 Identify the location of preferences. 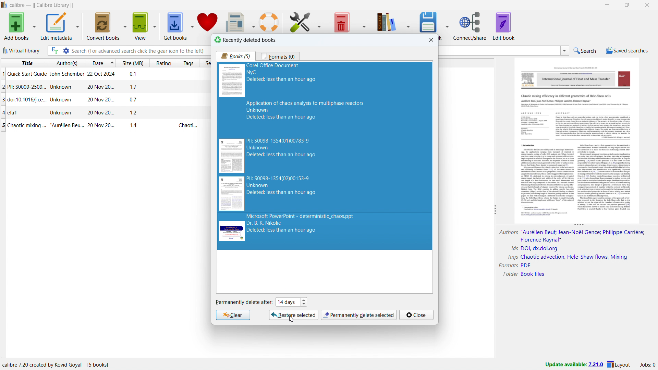
(301, 22).